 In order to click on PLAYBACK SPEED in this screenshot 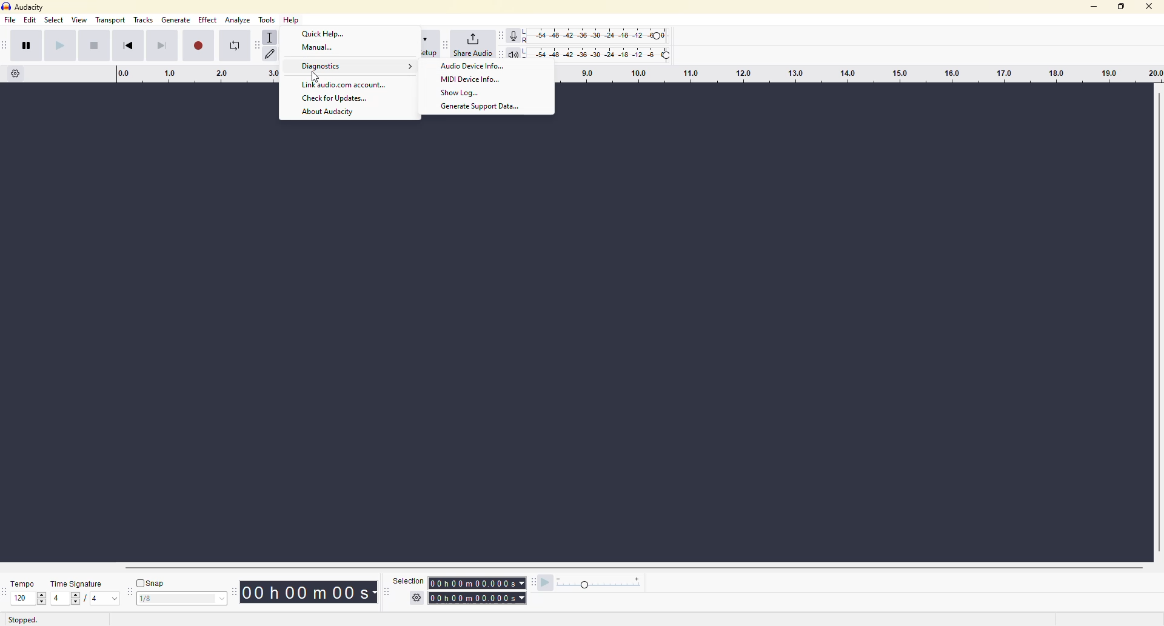, I will do `click(601, 584)`.